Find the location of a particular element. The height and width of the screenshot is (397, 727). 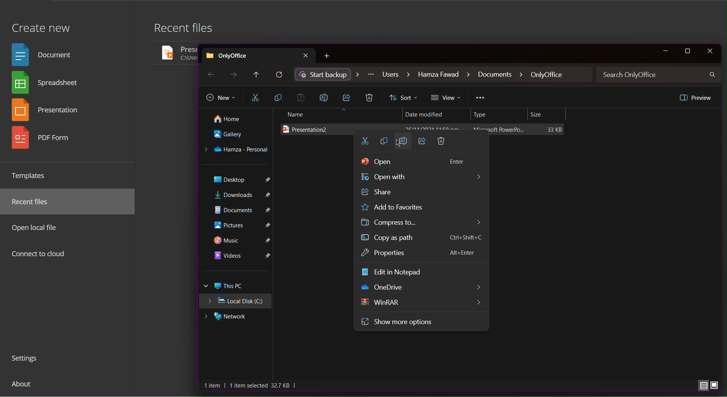

network is located at coordinates (234, 317).